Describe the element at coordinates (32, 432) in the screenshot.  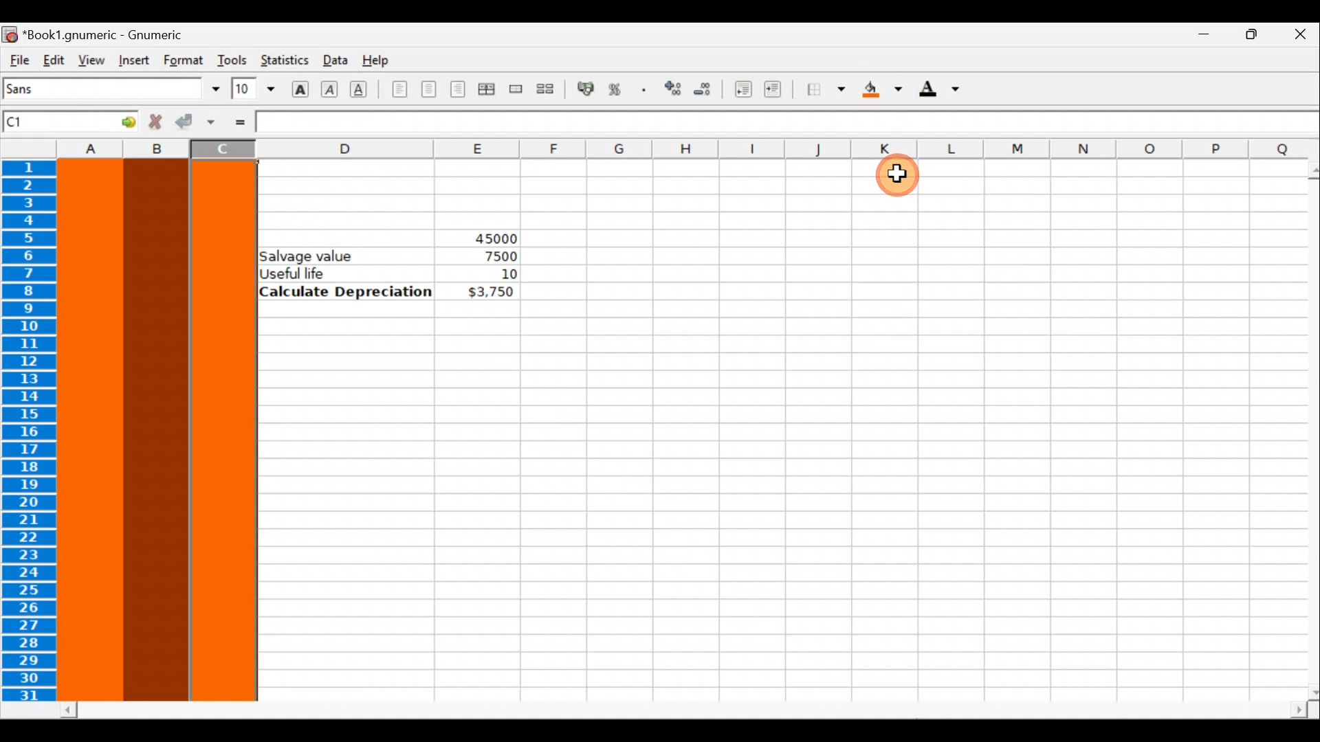
I see `Rows` at that location.